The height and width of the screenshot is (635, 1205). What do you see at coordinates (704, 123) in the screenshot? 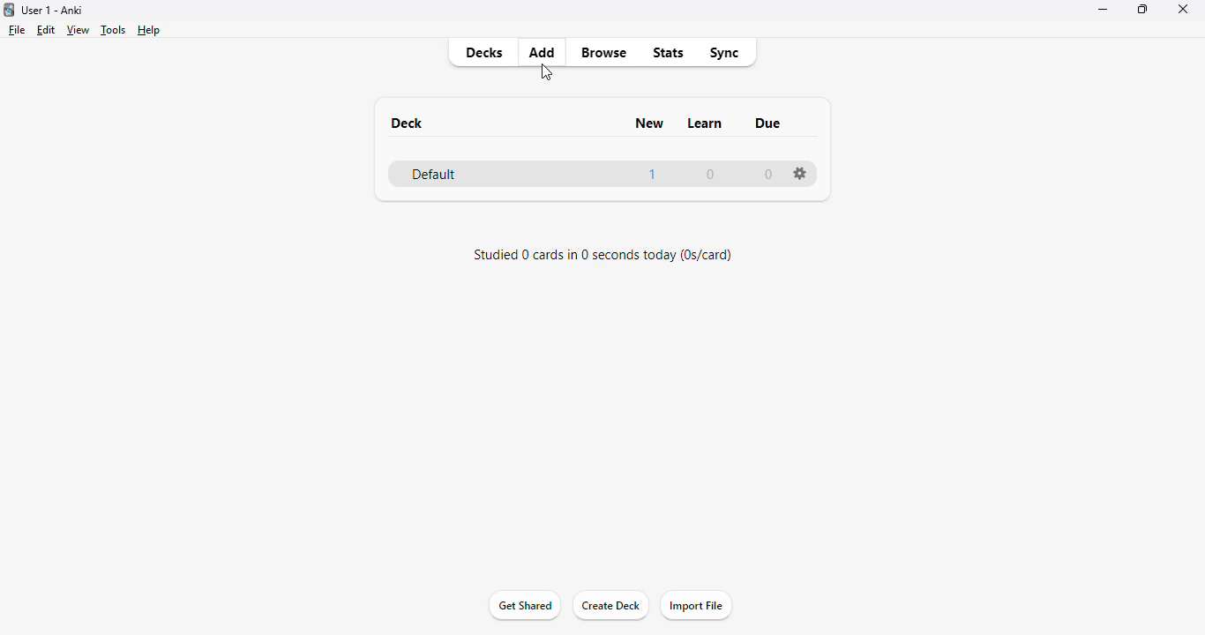
I see `learn` at bounding box center [704, 123].